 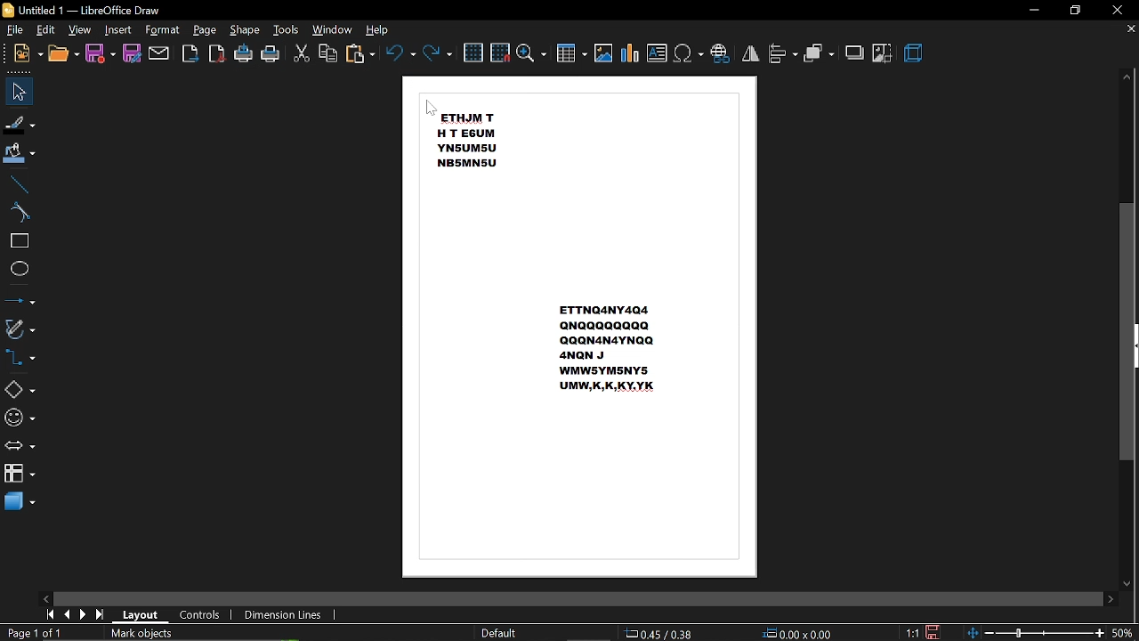 What do you see at coordinates (630, 53) in the screenshot?
I see `insert chart` at bounding box center [630, 53].